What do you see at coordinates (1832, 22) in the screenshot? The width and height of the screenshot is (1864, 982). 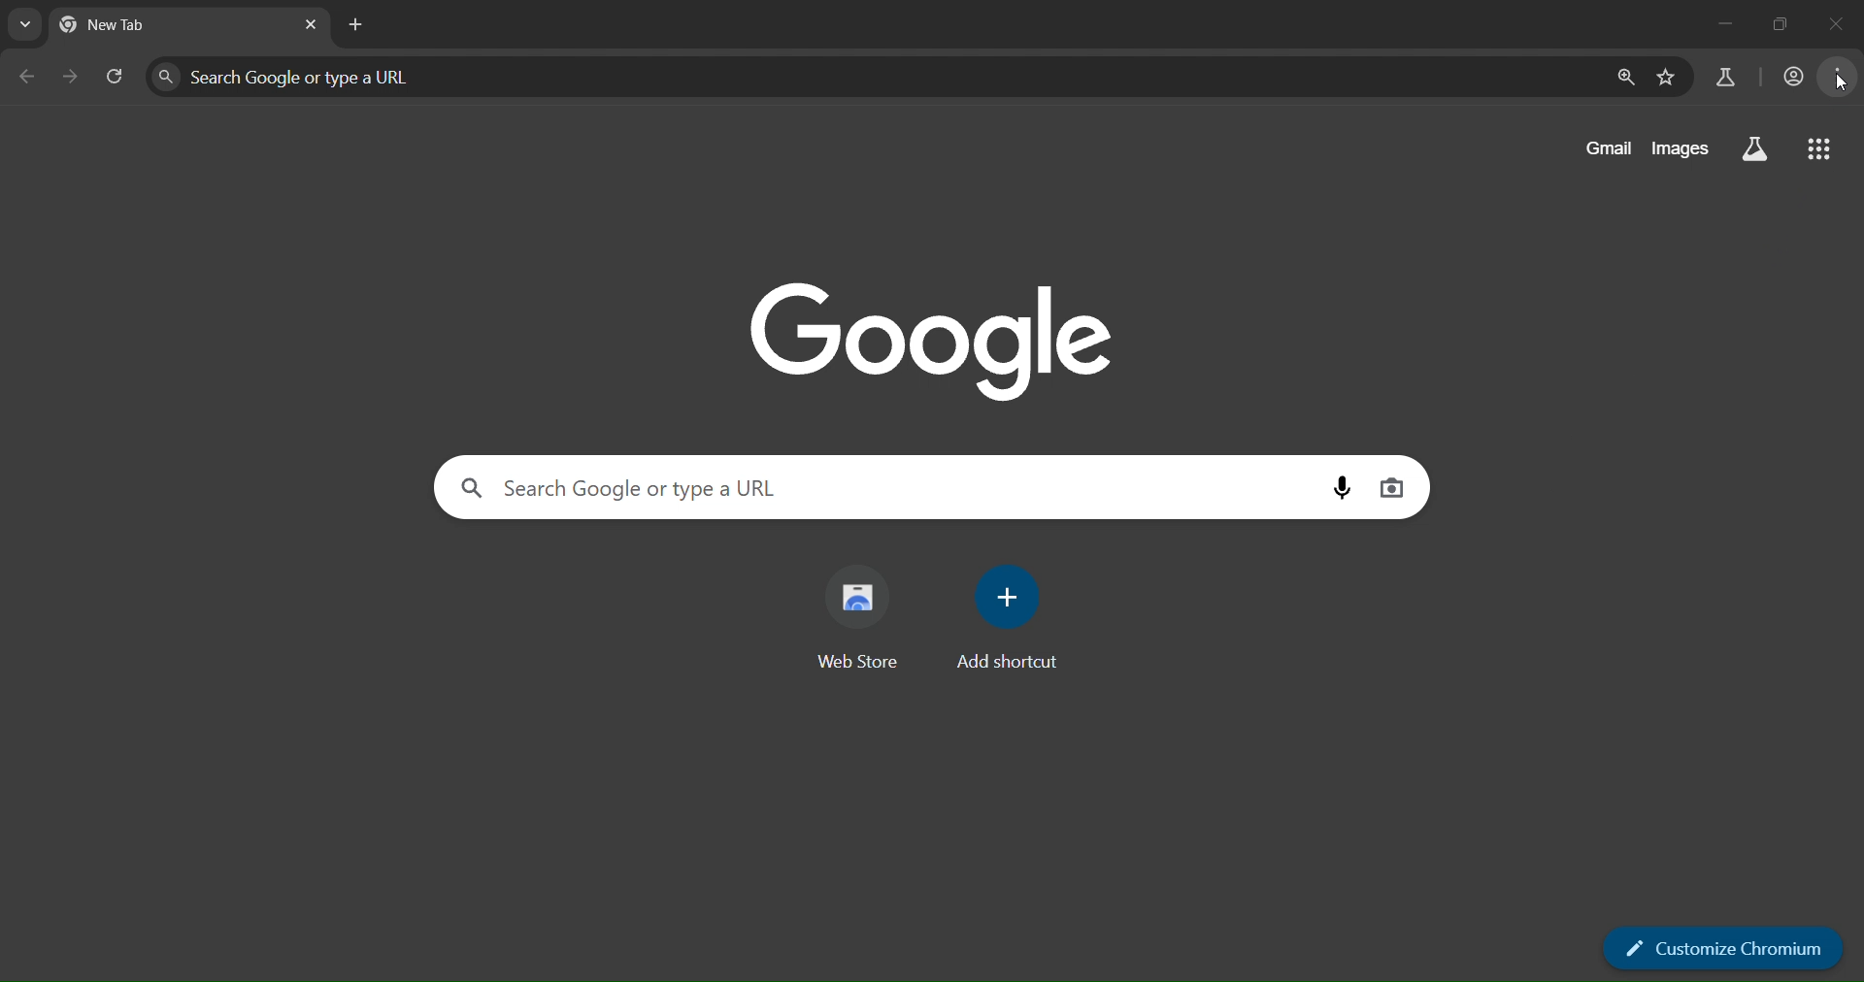 I see `close` at bounding box center [1832, 22].